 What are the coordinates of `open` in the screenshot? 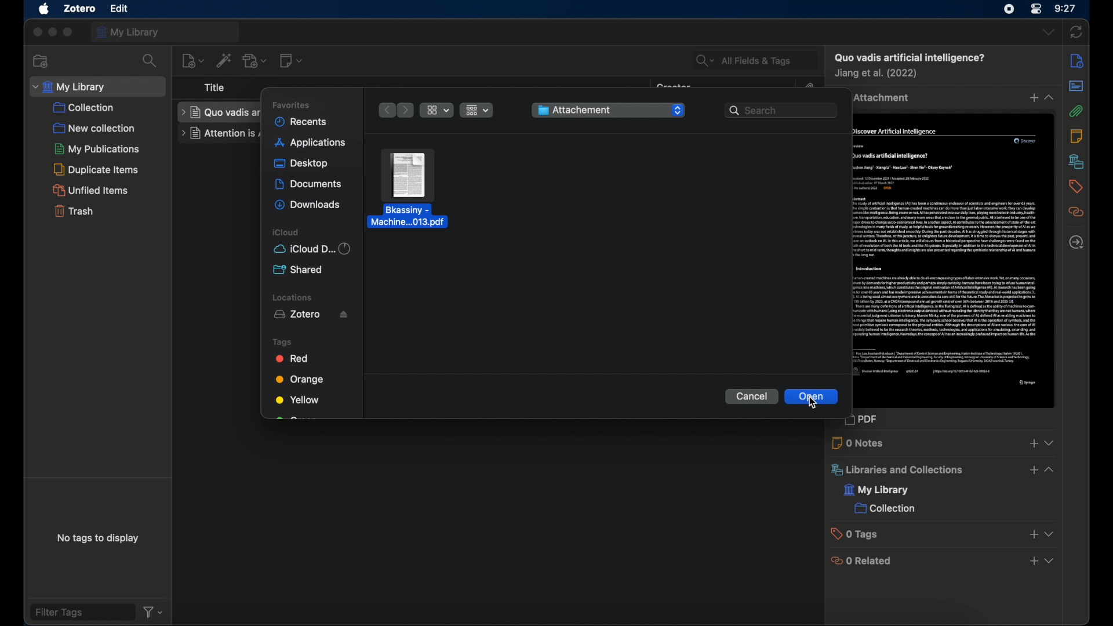 It's located at (812, 396).